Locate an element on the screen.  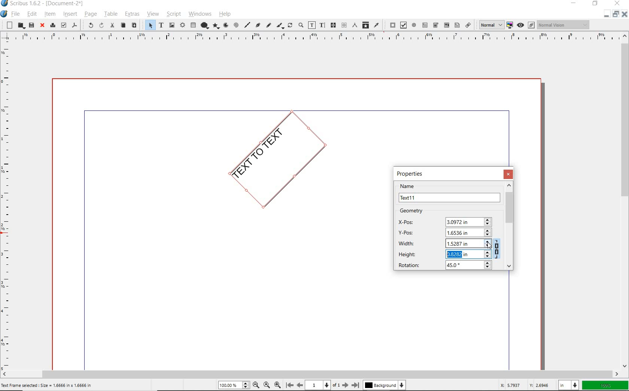
select unit is located at coordinates (567, 385).